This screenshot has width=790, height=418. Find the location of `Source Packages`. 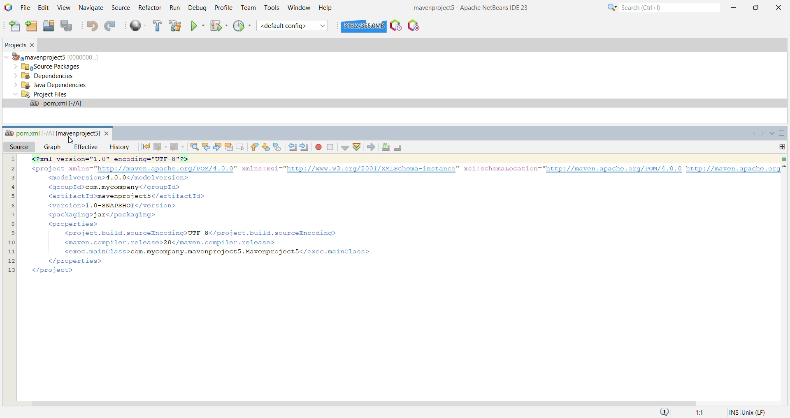

Source Packages is located at coordinates (51, 67).